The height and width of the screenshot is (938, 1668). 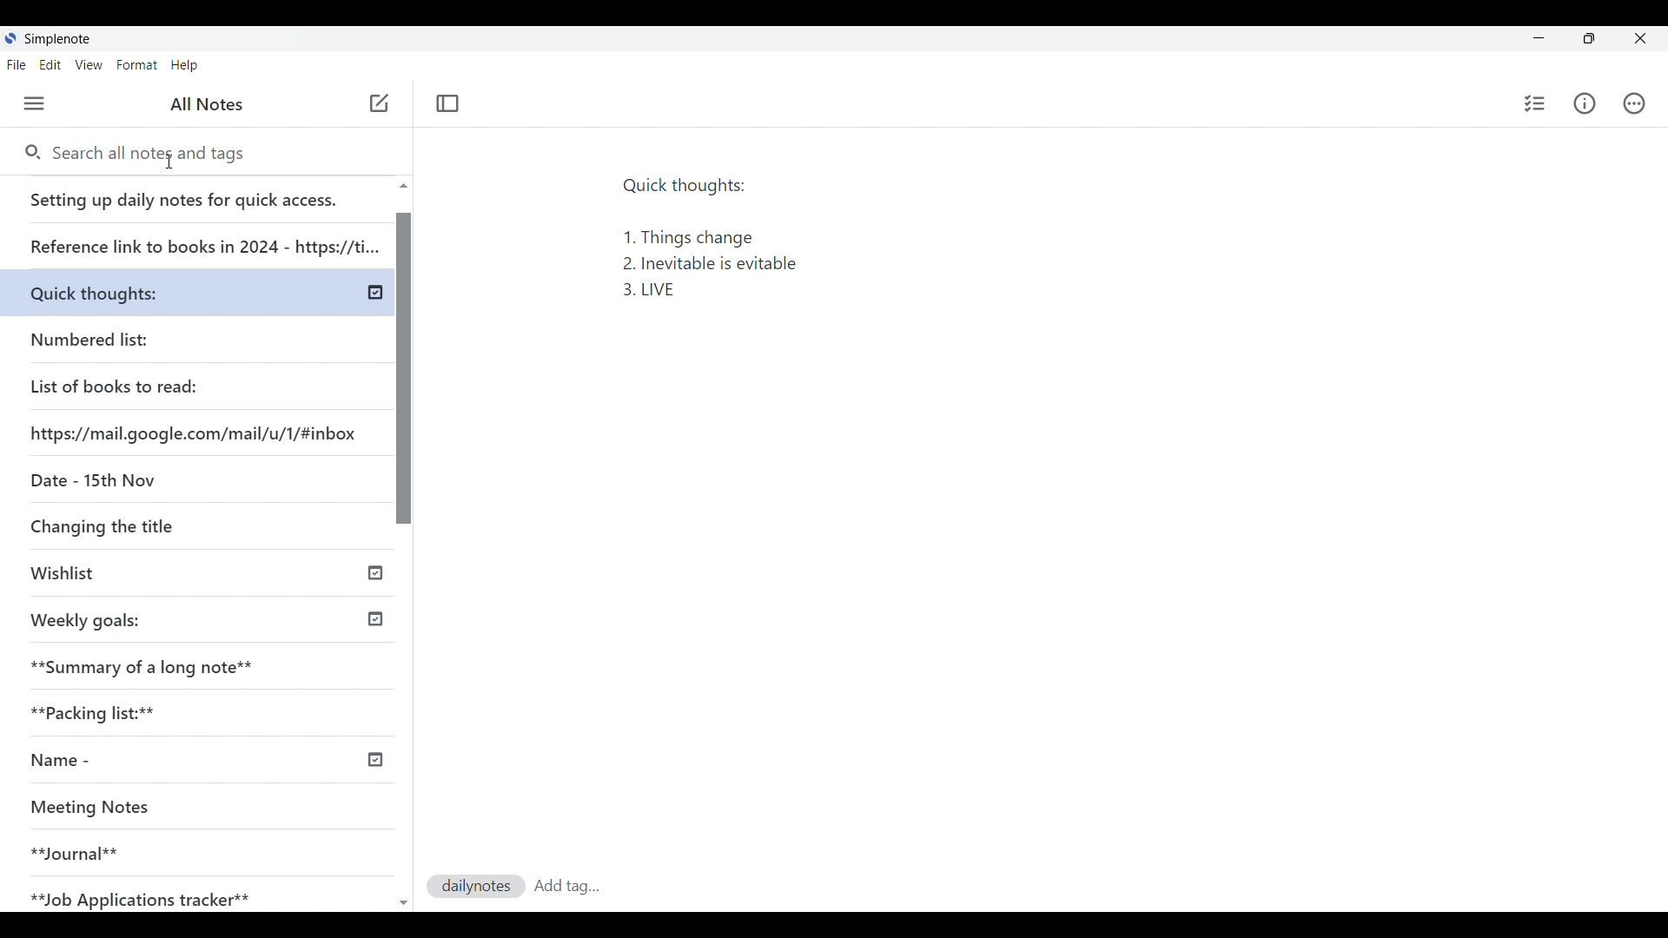 What do you see at coordinates (374, 760) in the screenshot?
I see `published` at bounding box center [374, 760].